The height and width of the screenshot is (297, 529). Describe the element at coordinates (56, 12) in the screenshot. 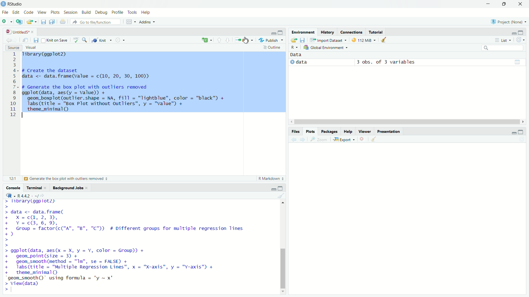

I see `Plots` at that location.